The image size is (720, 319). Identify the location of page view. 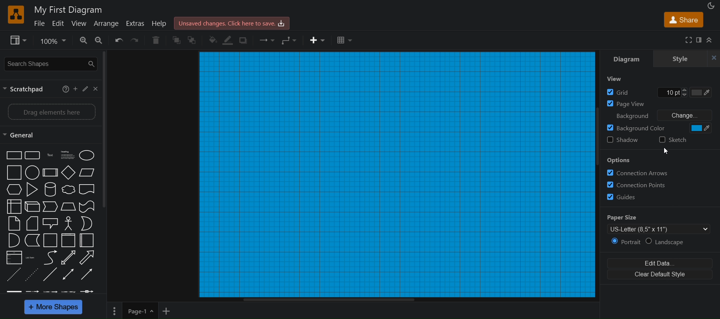
(658, 103).